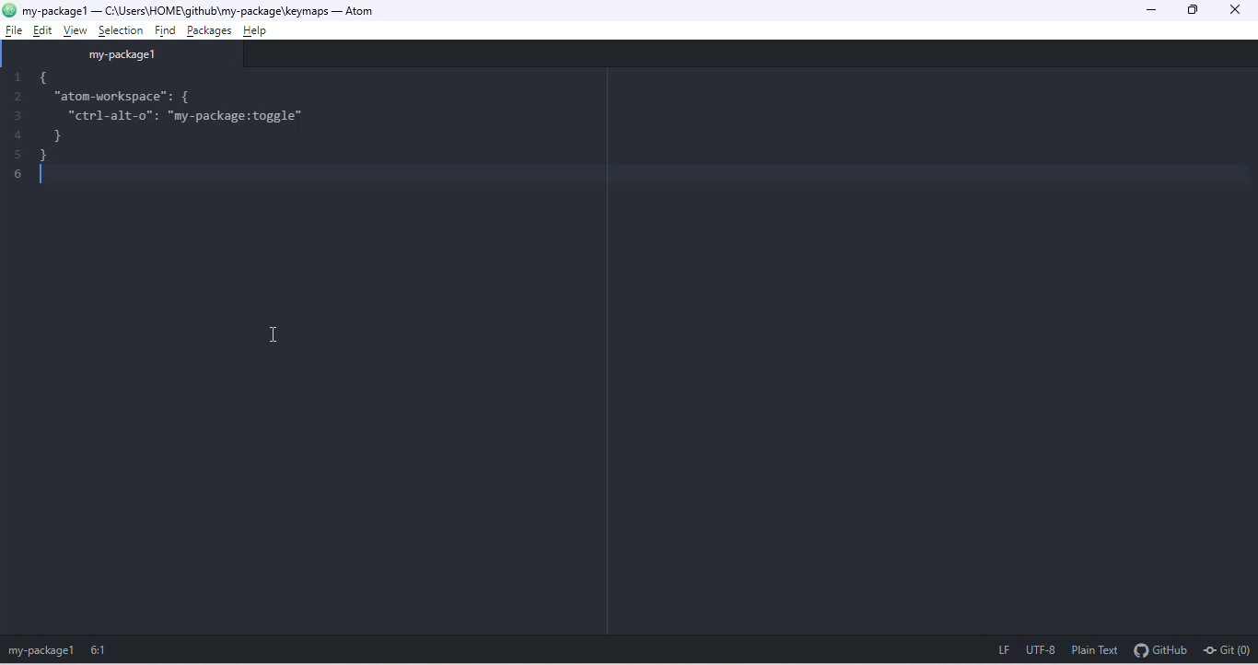  Describe the element at coordinates (101, 650) in the screenshot. I see `6:1` at that location.